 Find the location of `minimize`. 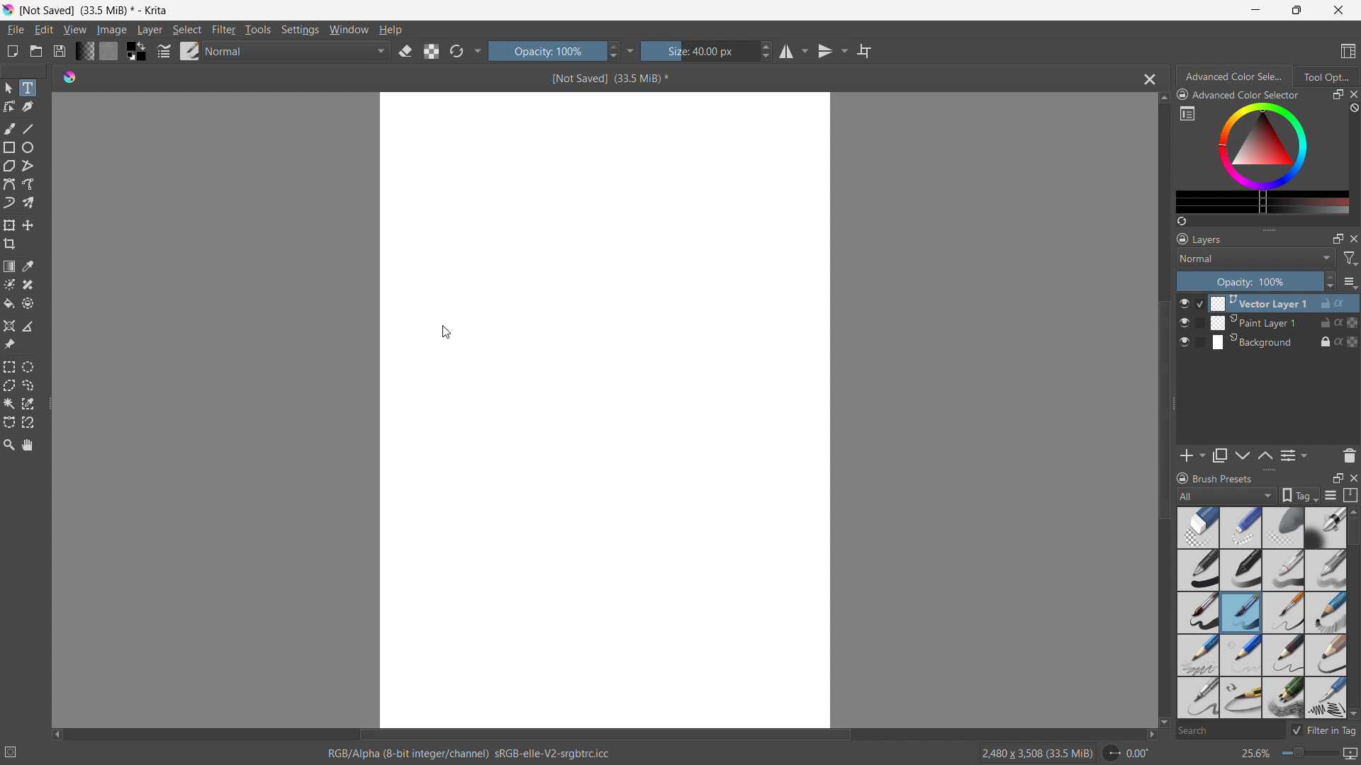

minimize is located at coordinates (1256, 9).